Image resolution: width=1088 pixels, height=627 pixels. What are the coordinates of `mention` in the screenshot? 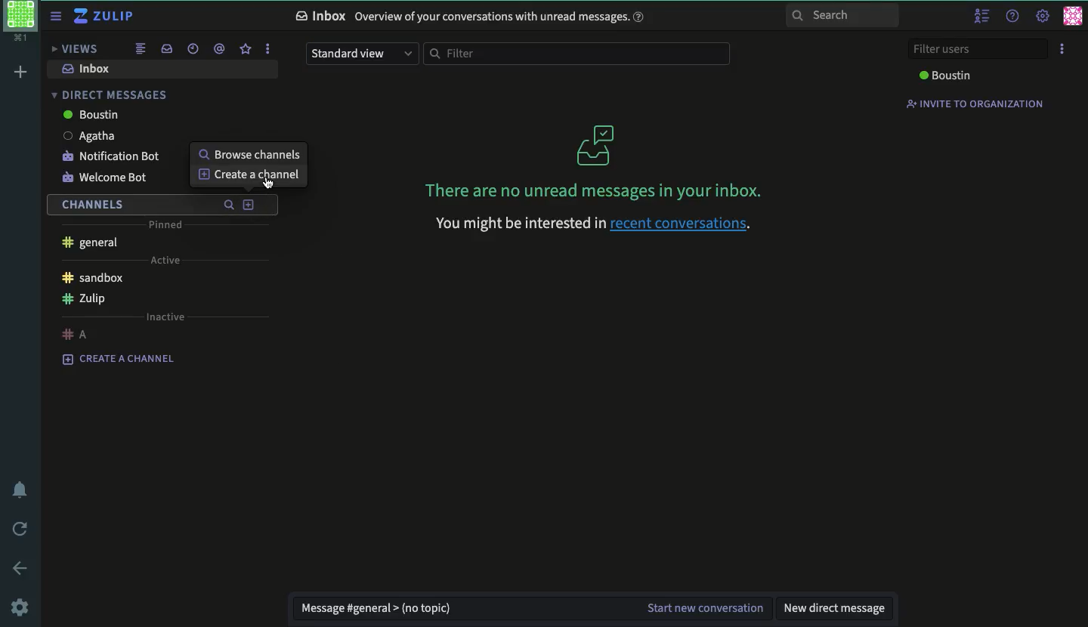 It's located at (218, 48).